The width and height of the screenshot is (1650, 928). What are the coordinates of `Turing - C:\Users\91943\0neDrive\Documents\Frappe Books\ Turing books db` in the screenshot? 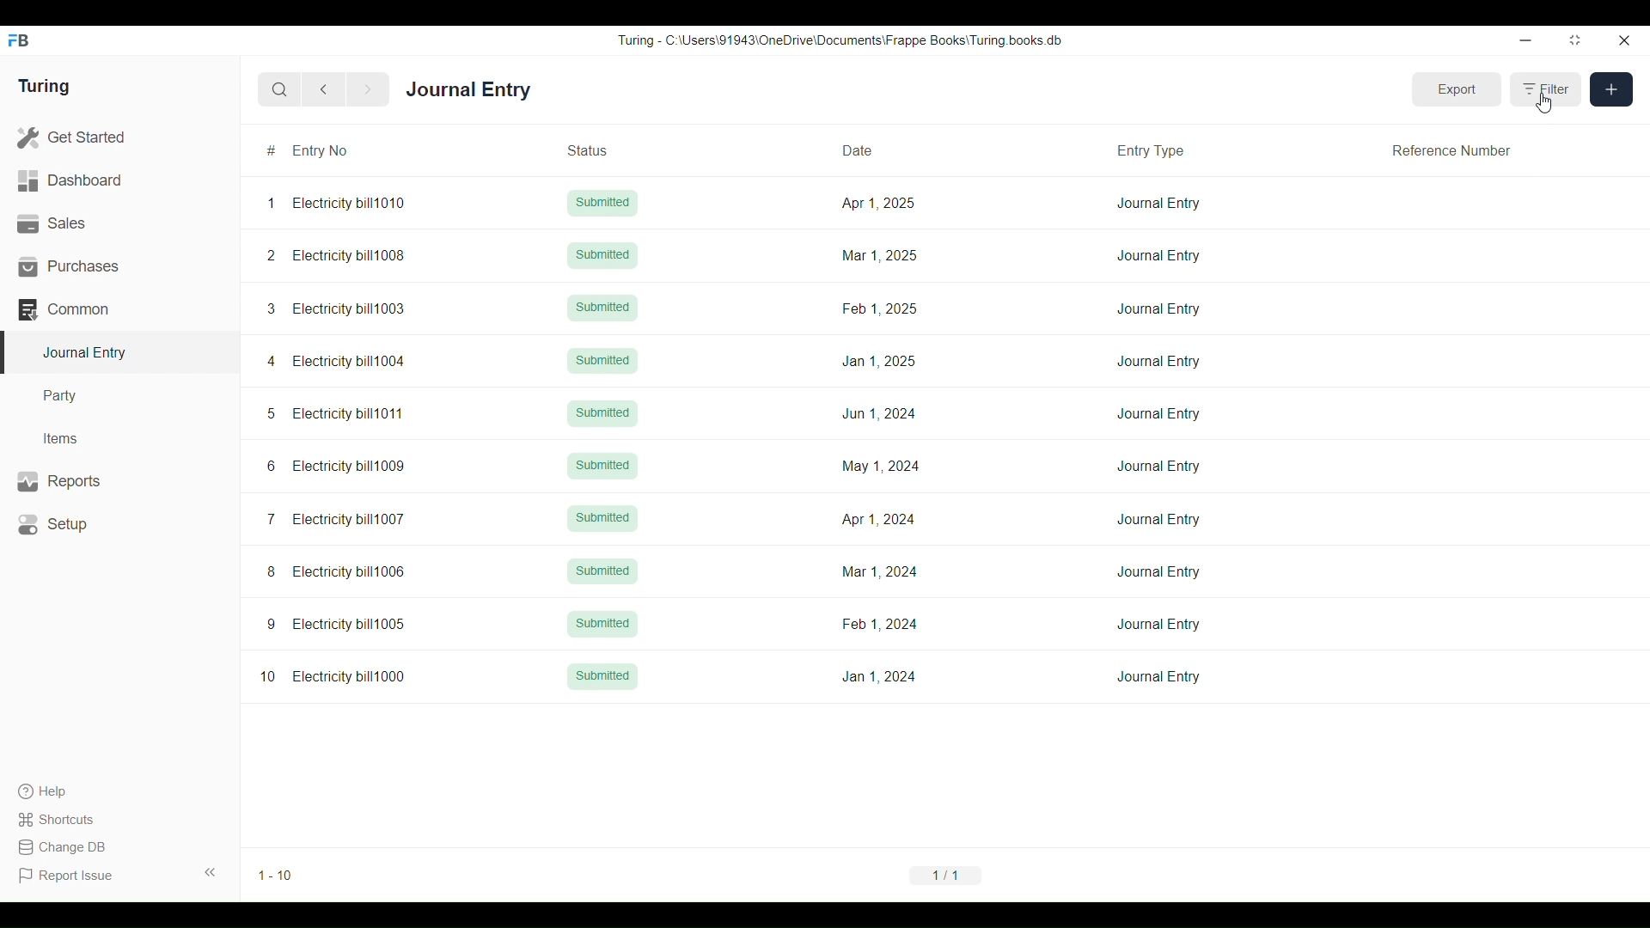 It's located at (839, 40).